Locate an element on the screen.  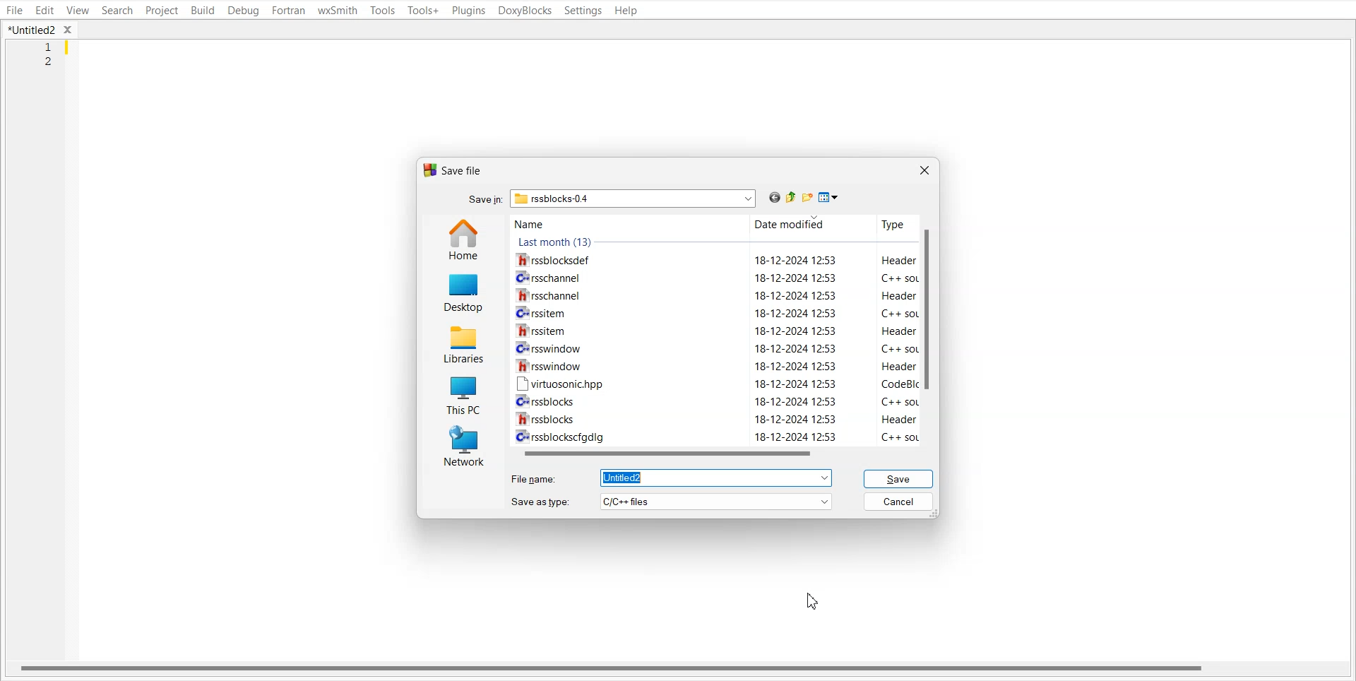
Text is located at coordinates (454, 170).